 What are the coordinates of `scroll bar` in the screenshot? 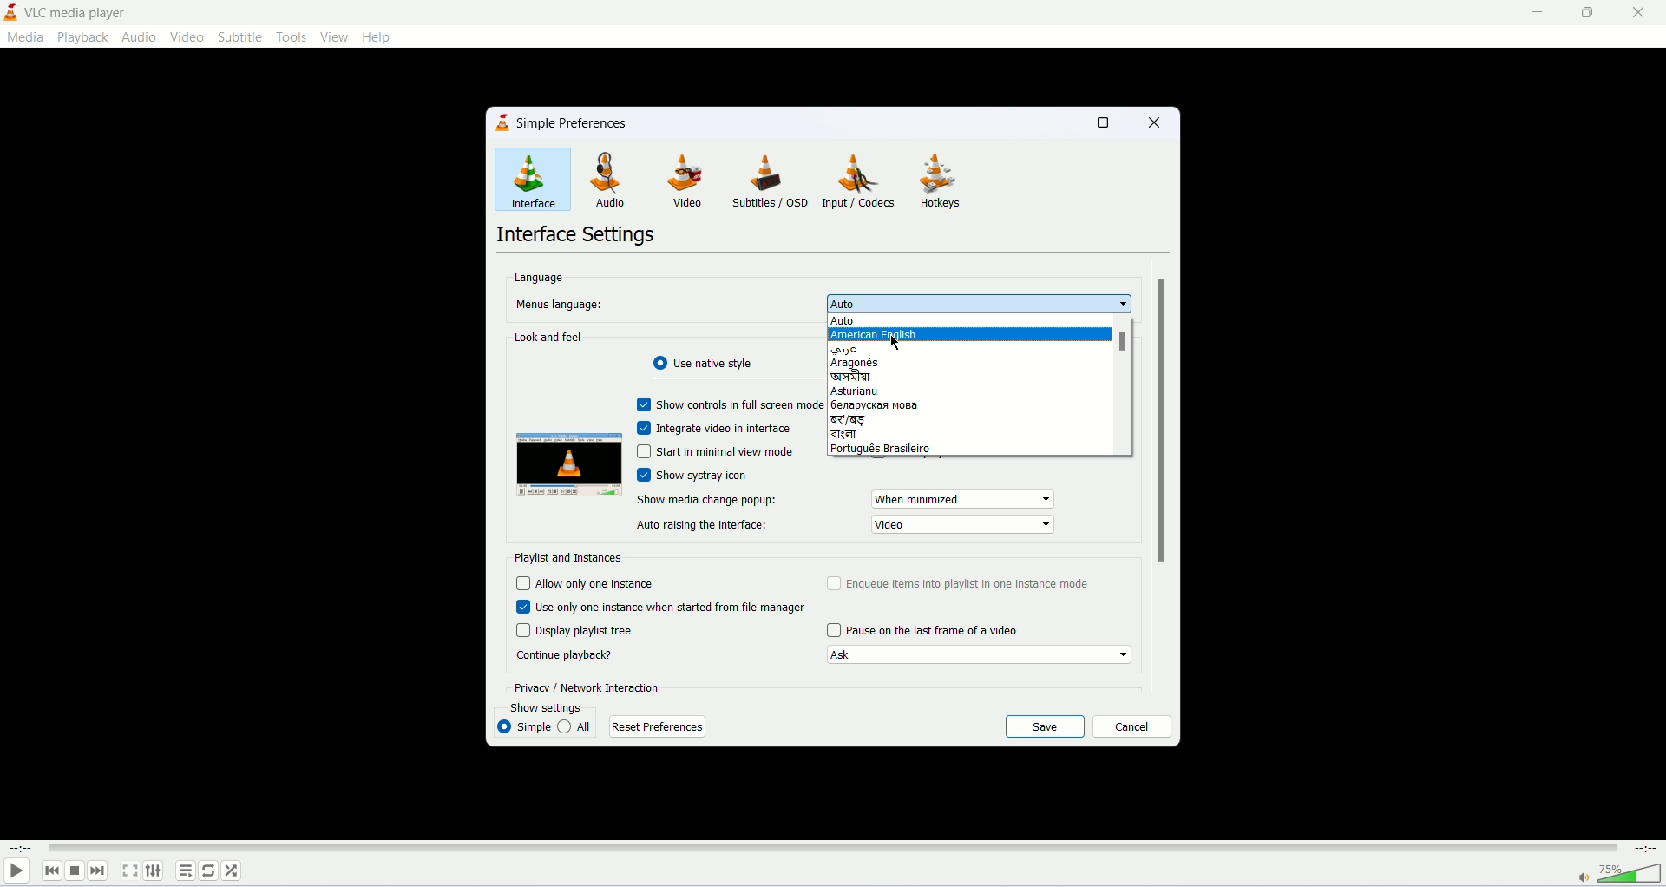 It's located at (1123, 384).